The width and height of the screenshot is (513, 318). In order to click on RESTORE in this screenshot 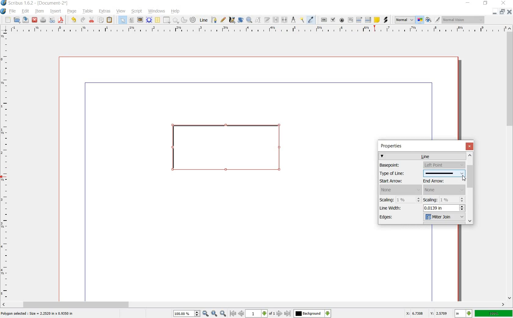, I will do `click(503, 12)`.